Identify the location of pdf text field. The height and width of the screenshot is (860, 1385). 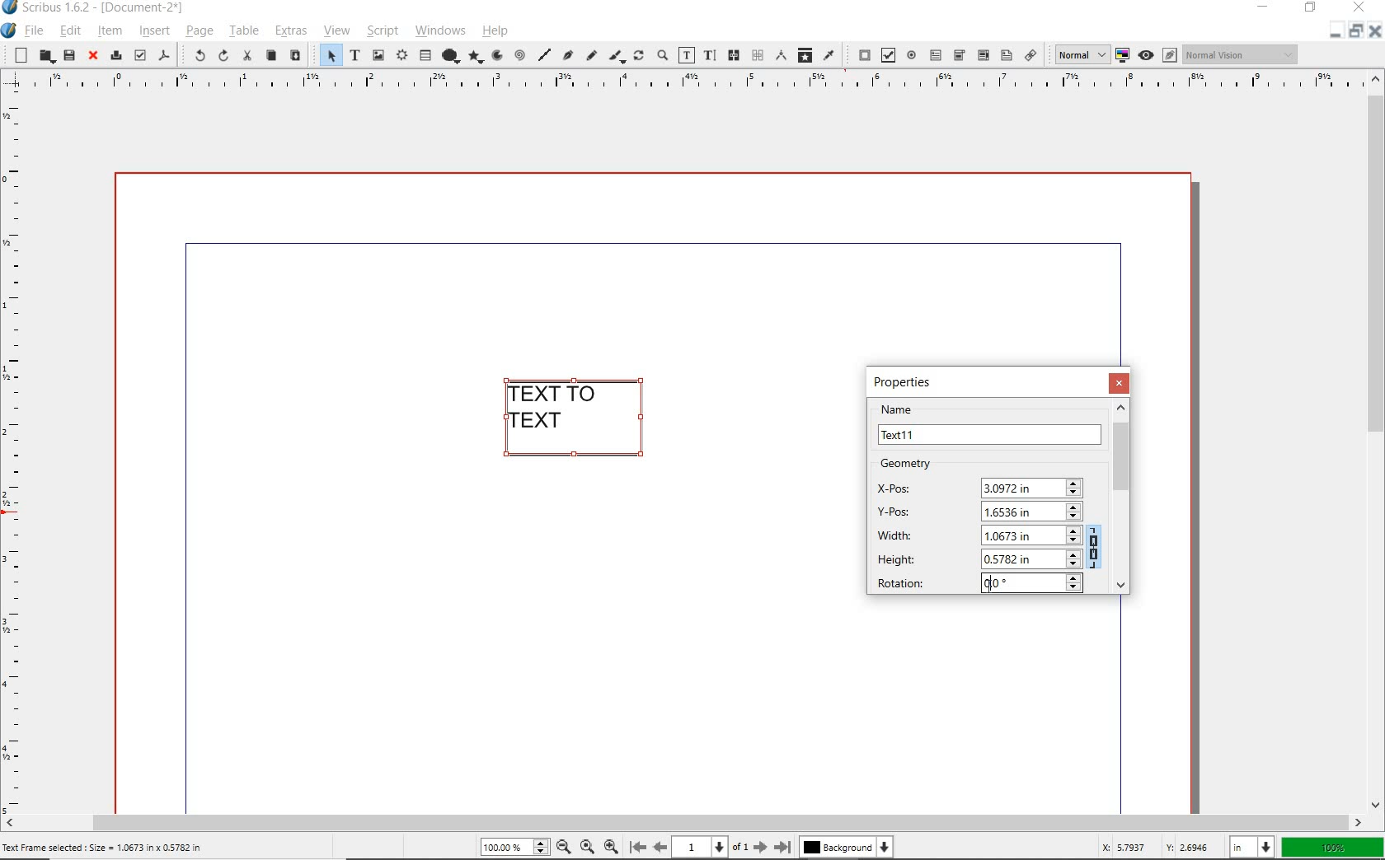
(936, 54).